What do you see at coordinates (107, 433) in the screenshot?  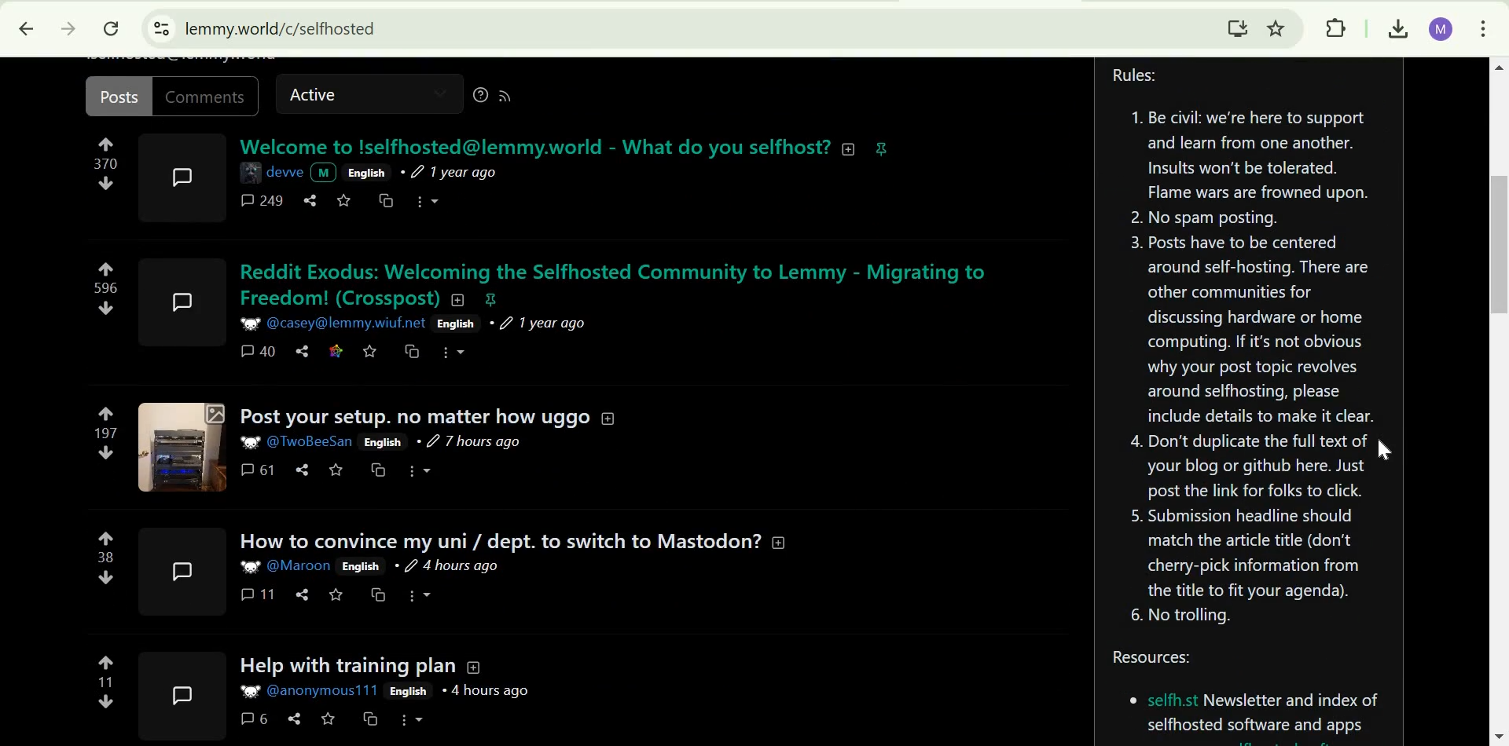 I see `197 points` at bounding box center [107, 433].